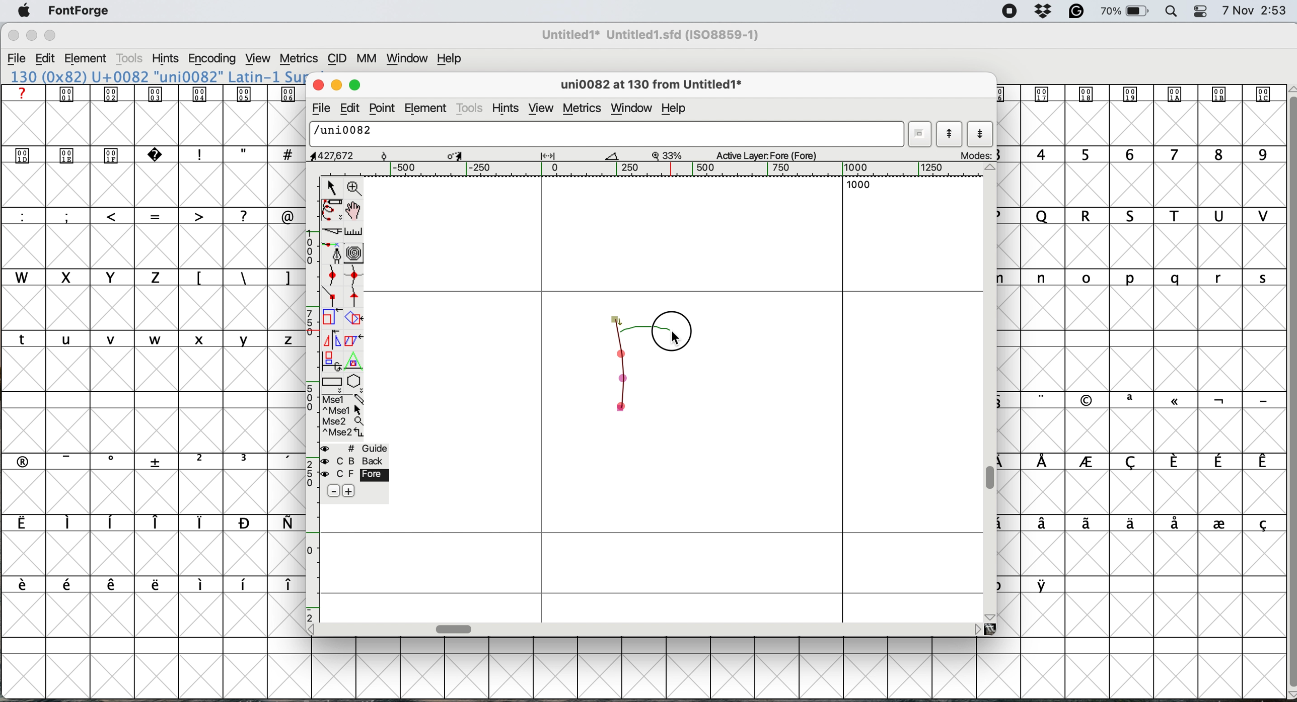 This screenshot has width=1297, height=702. I want to click on special characters, so click(1134, 399).